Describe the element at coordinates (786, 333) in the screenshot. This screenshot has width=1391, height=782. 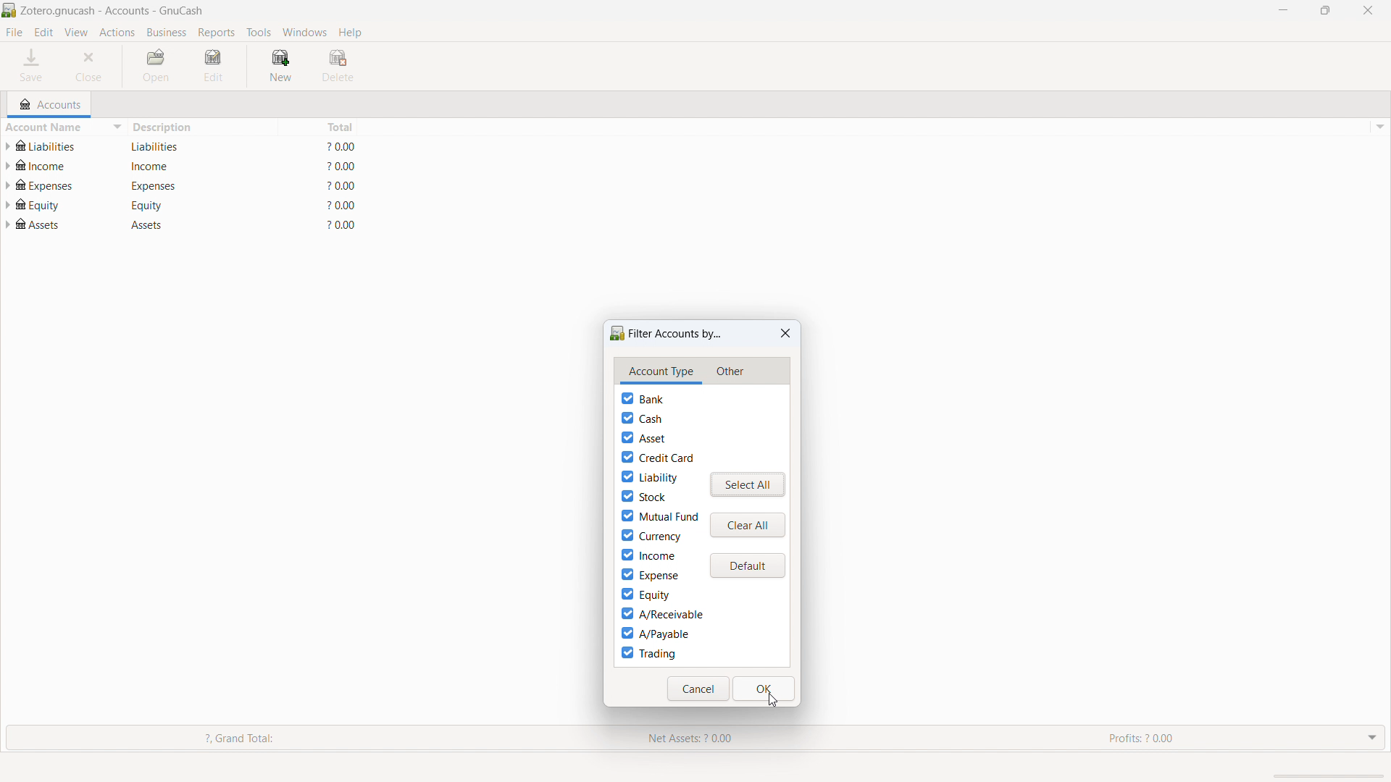
I see `close` at that location.